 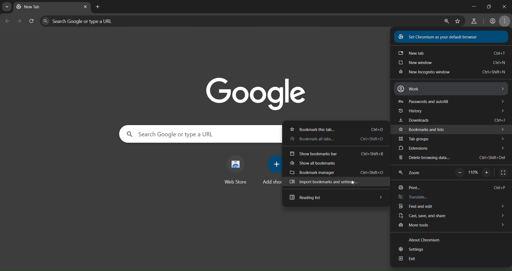 What do you see at coordinates (32, 20) in the screenshot?
I see `reload page` at bounding box center [32, 20].